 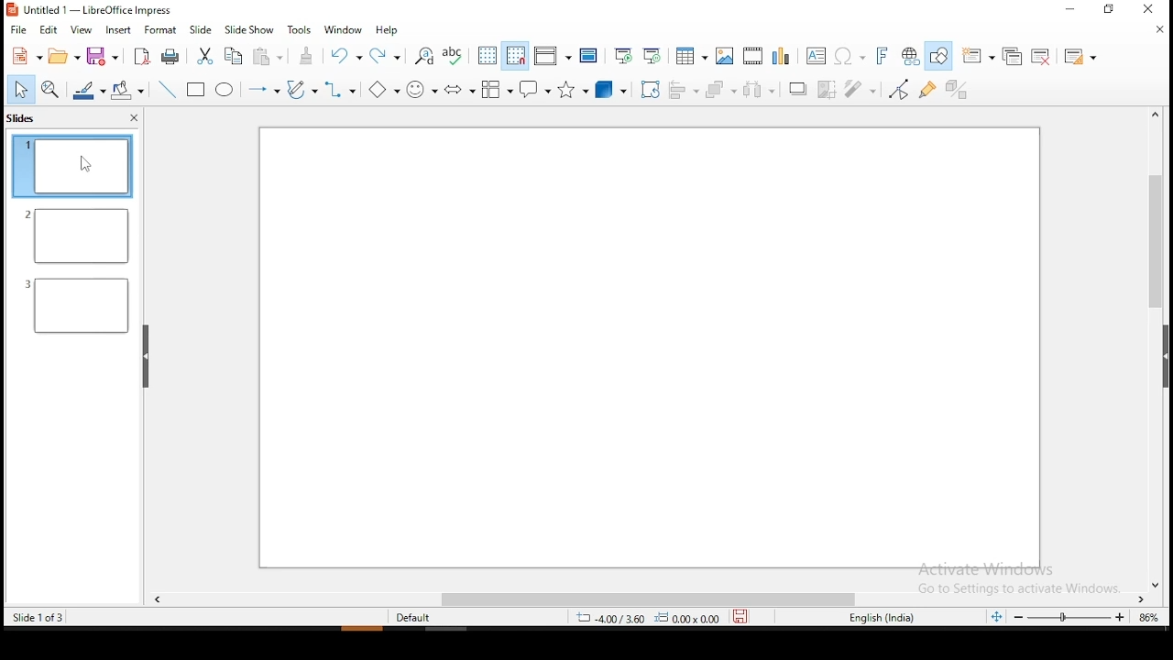 I want to click on slide 1 of 3, so click(x=36, y=617).